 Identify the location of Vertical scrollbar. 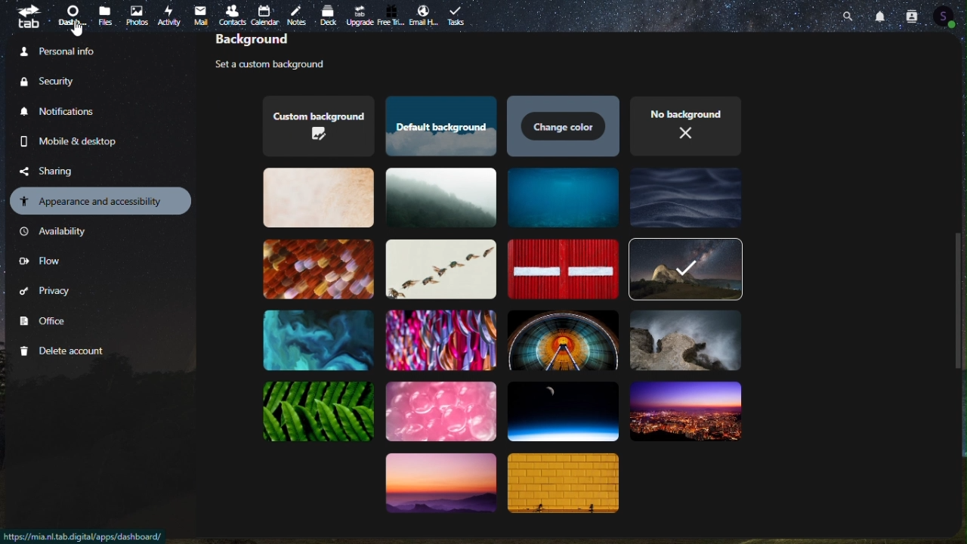
(959, 298).